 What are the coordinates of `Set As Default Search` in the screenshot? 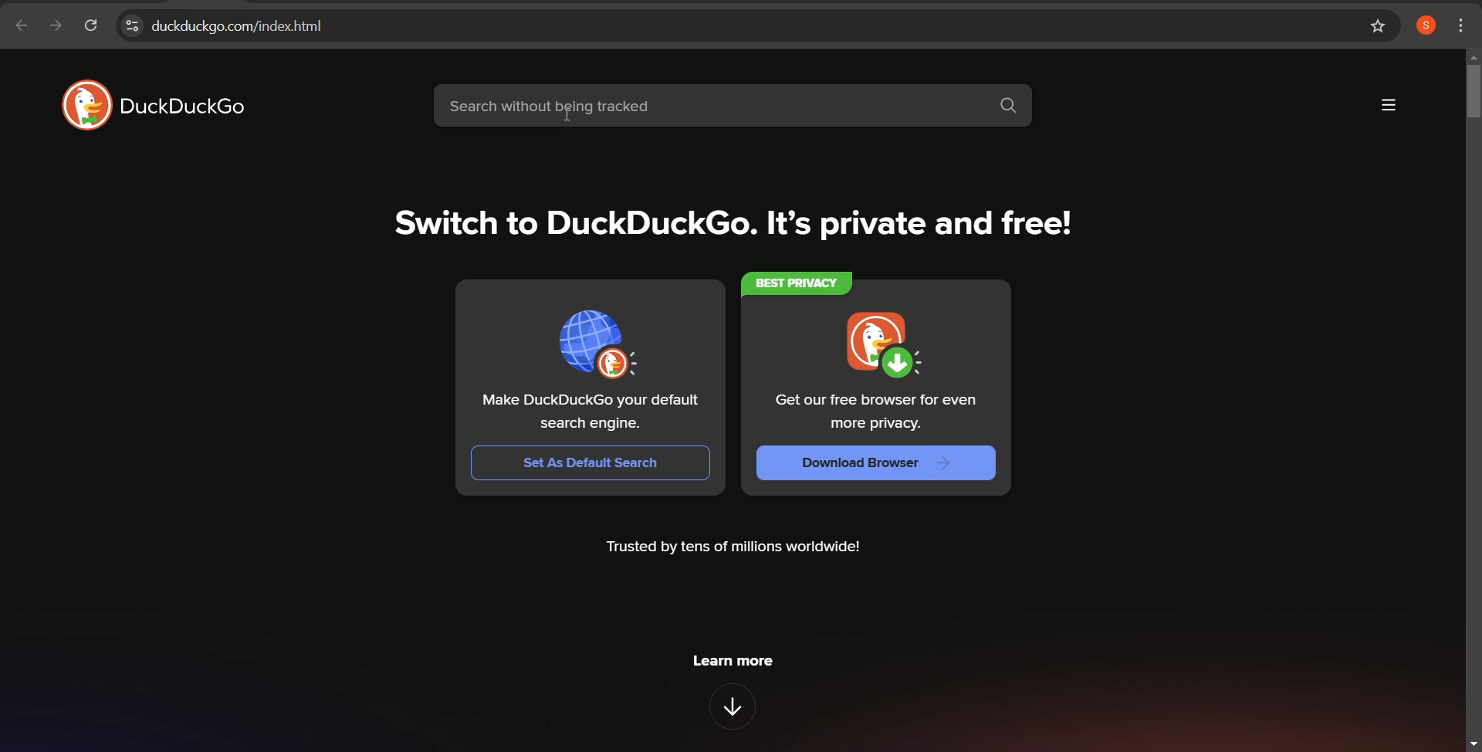 It's located at (592, 462).